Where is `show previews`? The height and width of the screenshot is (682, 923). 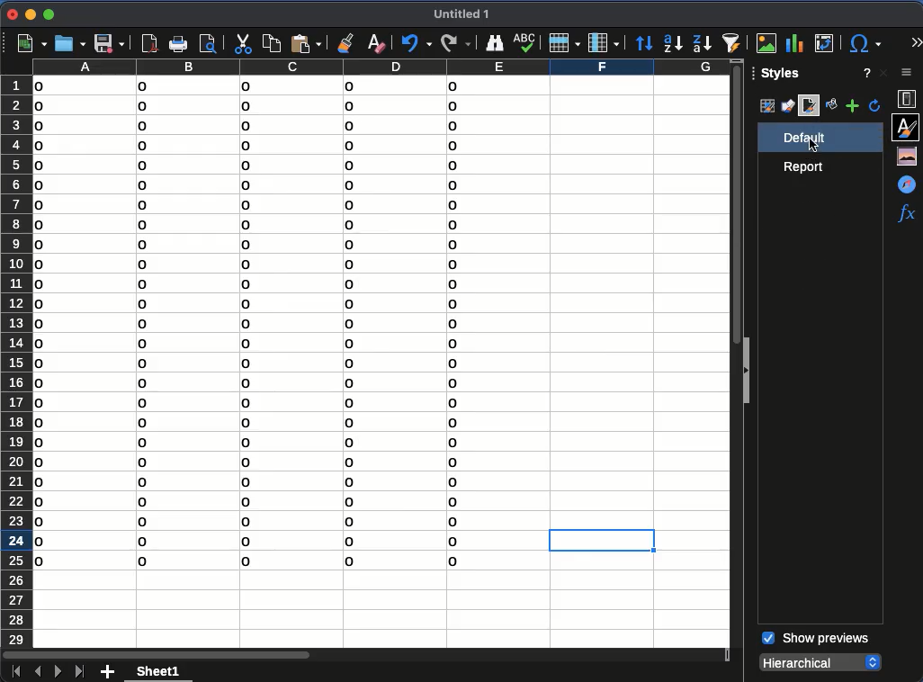
show previews is located at coordinates (814, 639).